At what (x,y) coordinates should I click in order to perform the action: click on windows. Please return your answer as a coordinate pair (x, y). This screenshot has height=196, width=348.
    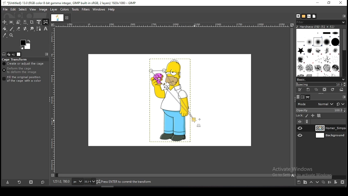
    Looking at the image, I should click on (99, 9).